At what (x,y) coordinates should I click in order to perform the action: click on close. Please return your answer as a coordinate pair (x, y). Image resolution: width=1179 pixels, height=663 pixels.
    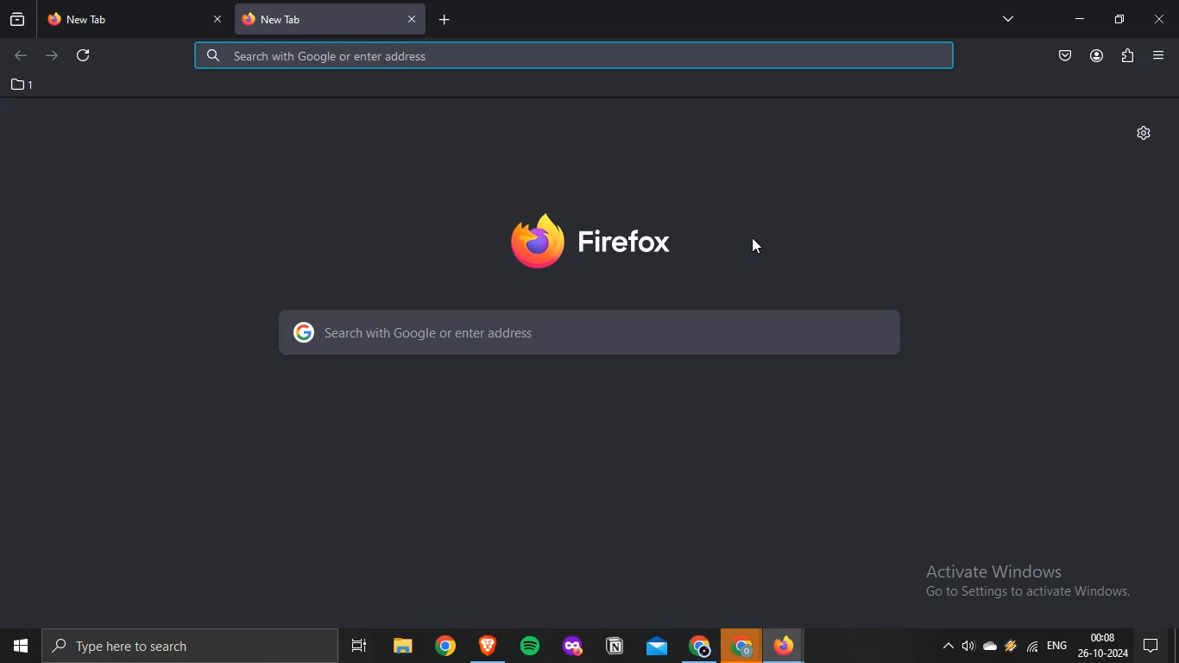
    Looking at the image, I should click on (1160, 21).